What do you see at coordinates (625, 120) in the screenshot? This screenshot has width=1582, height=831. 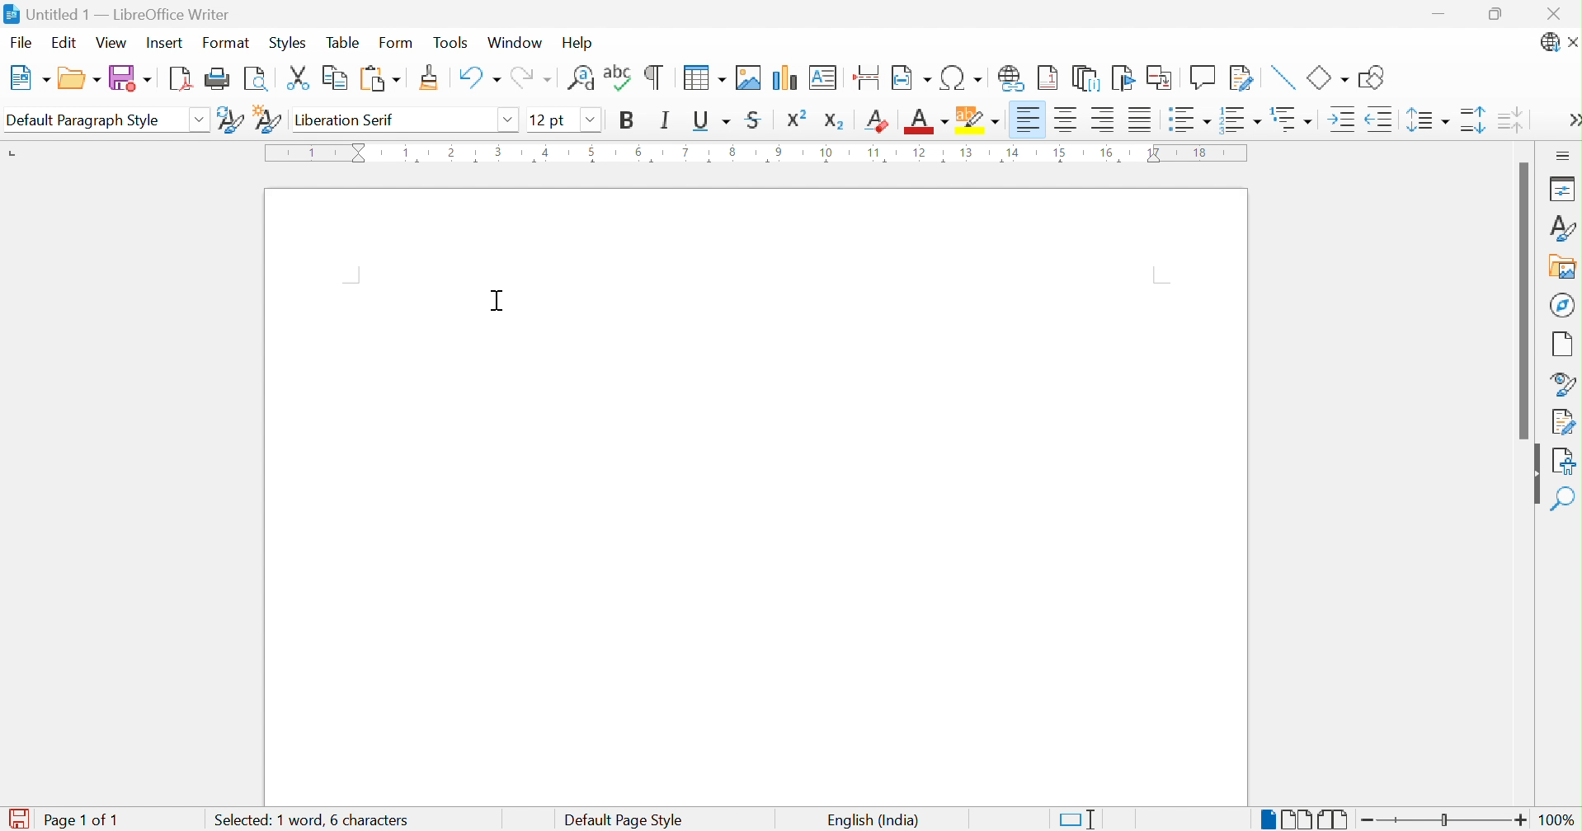 I see `Bold` at bounding box center [625, 120].